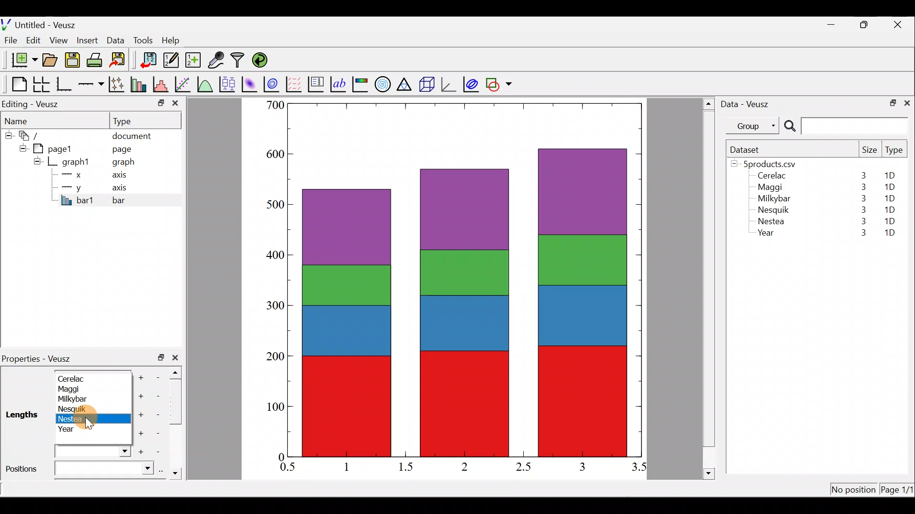 The image size is (915, 514). I want to click on Export to graphics format, so click(121, 60).